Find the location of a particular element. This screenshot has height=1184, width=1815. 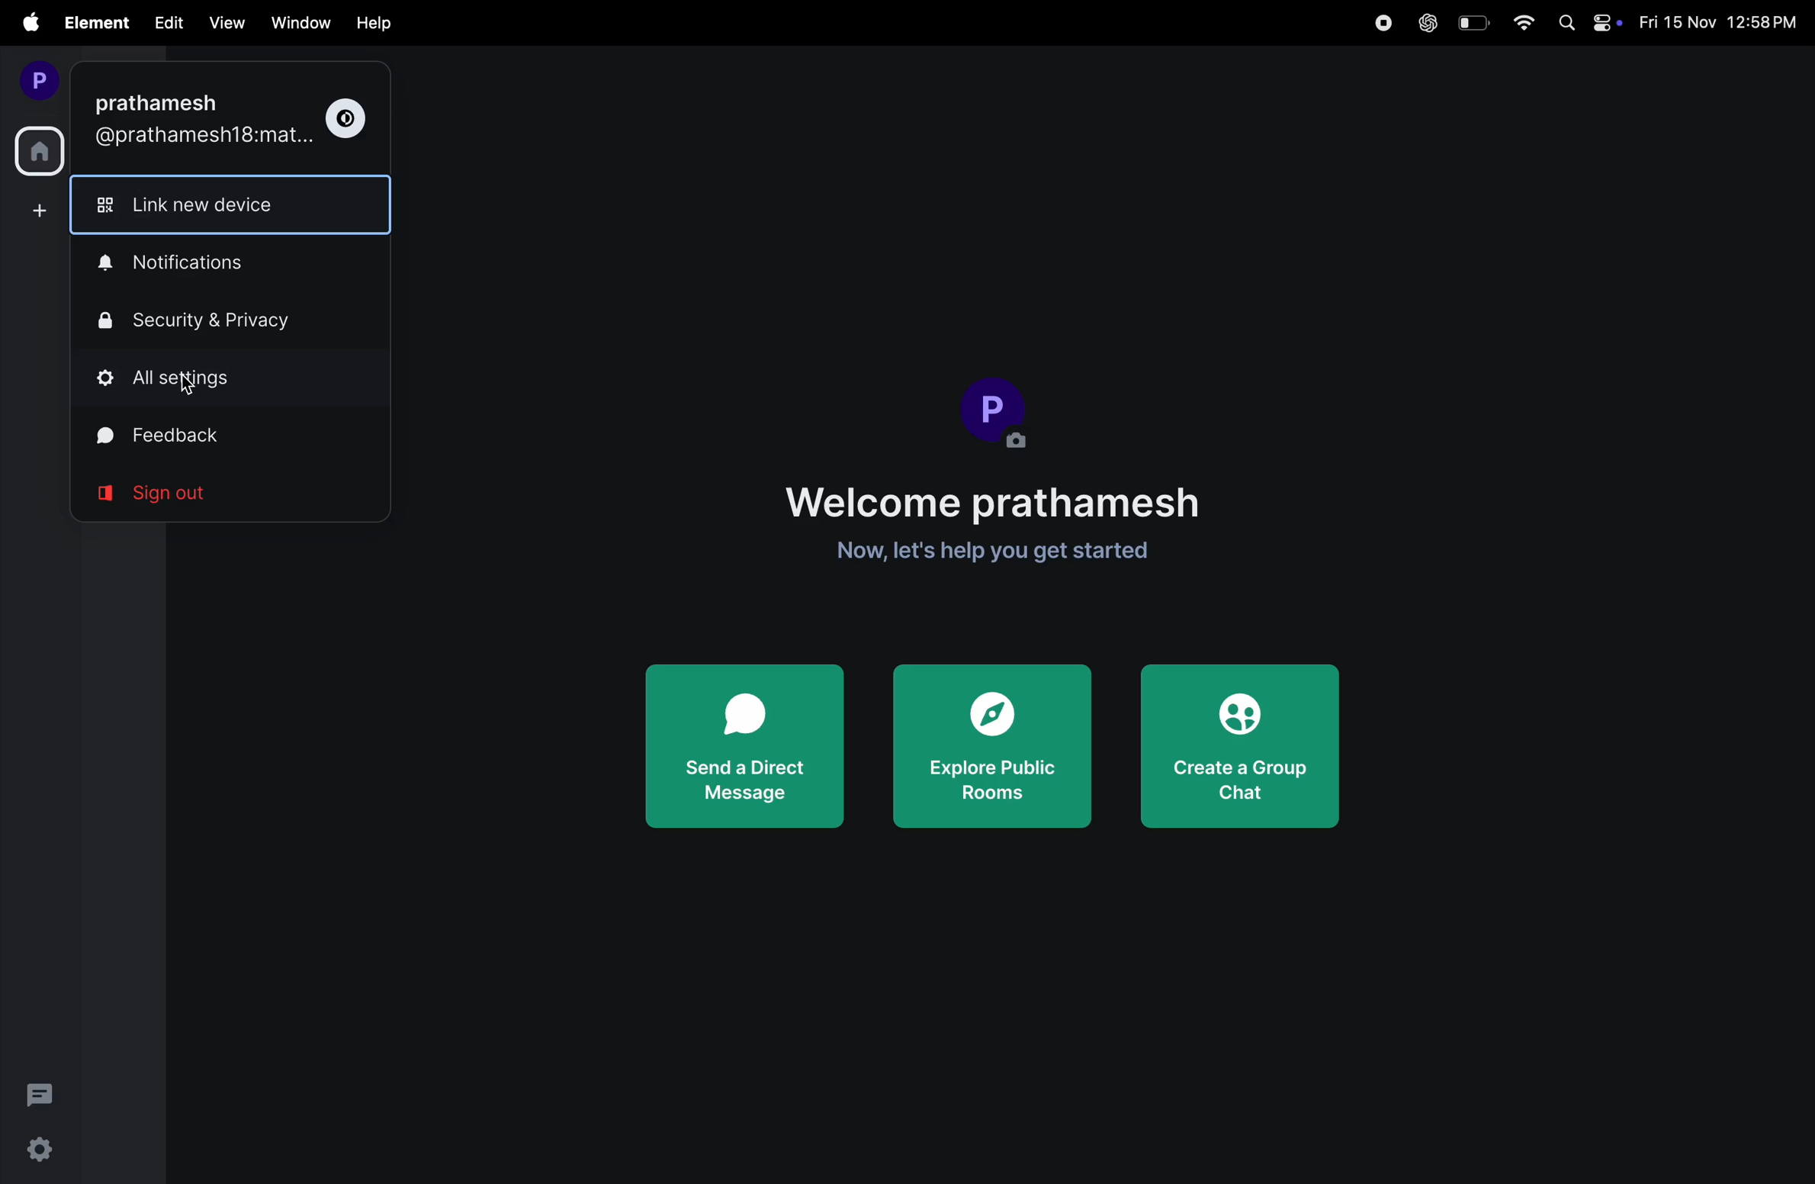

security and privacy is located at coordinates (233, 322).